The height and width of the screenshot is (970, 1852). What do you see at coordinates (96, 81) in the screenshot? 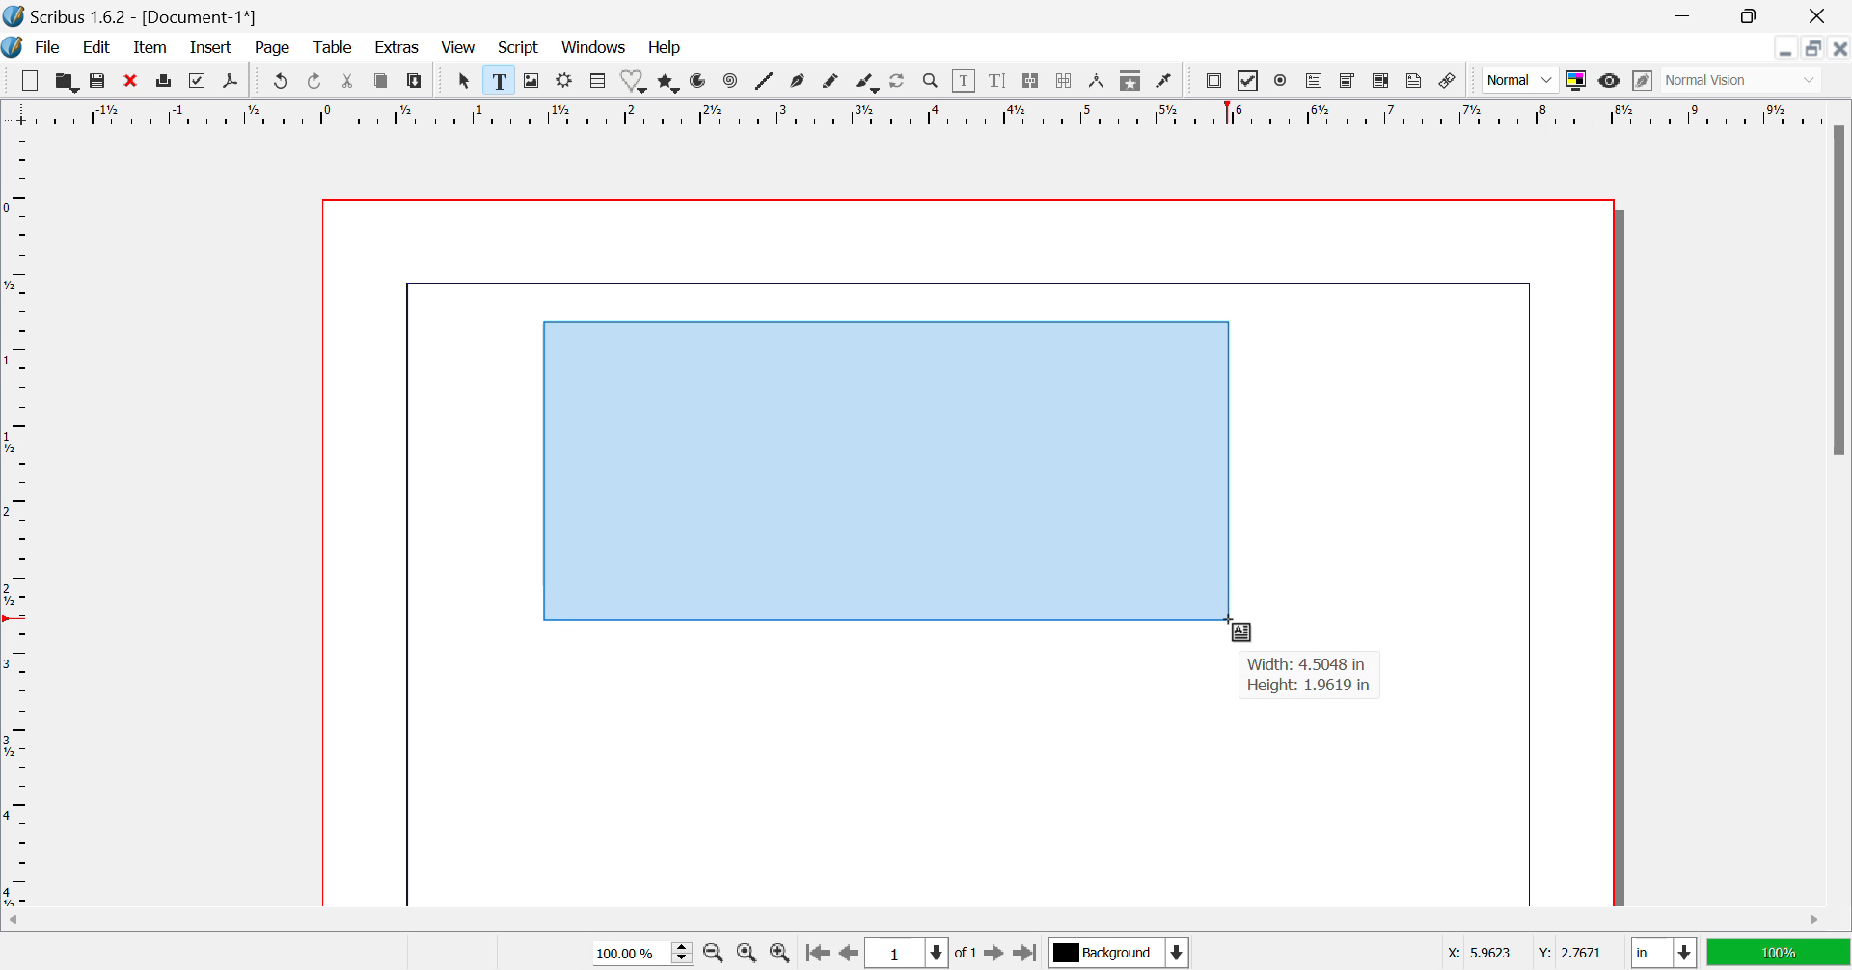
I see `Save` at bounding box center [96, 81].